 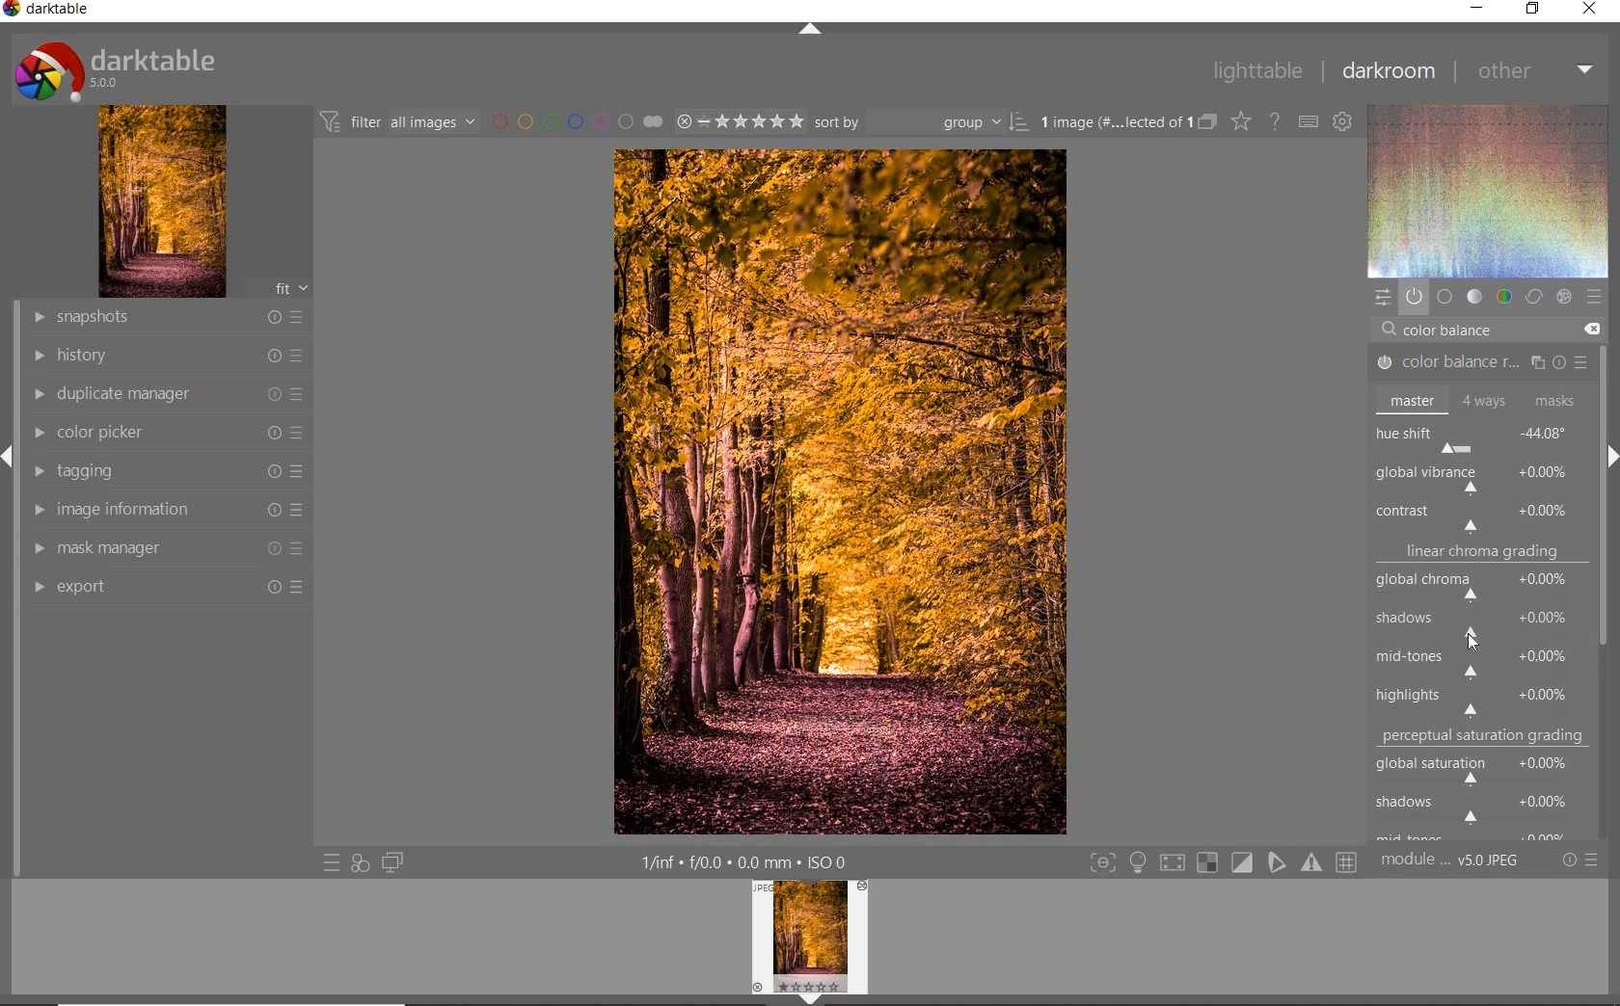 I want to click on filter images, so click(x=396, y=123).